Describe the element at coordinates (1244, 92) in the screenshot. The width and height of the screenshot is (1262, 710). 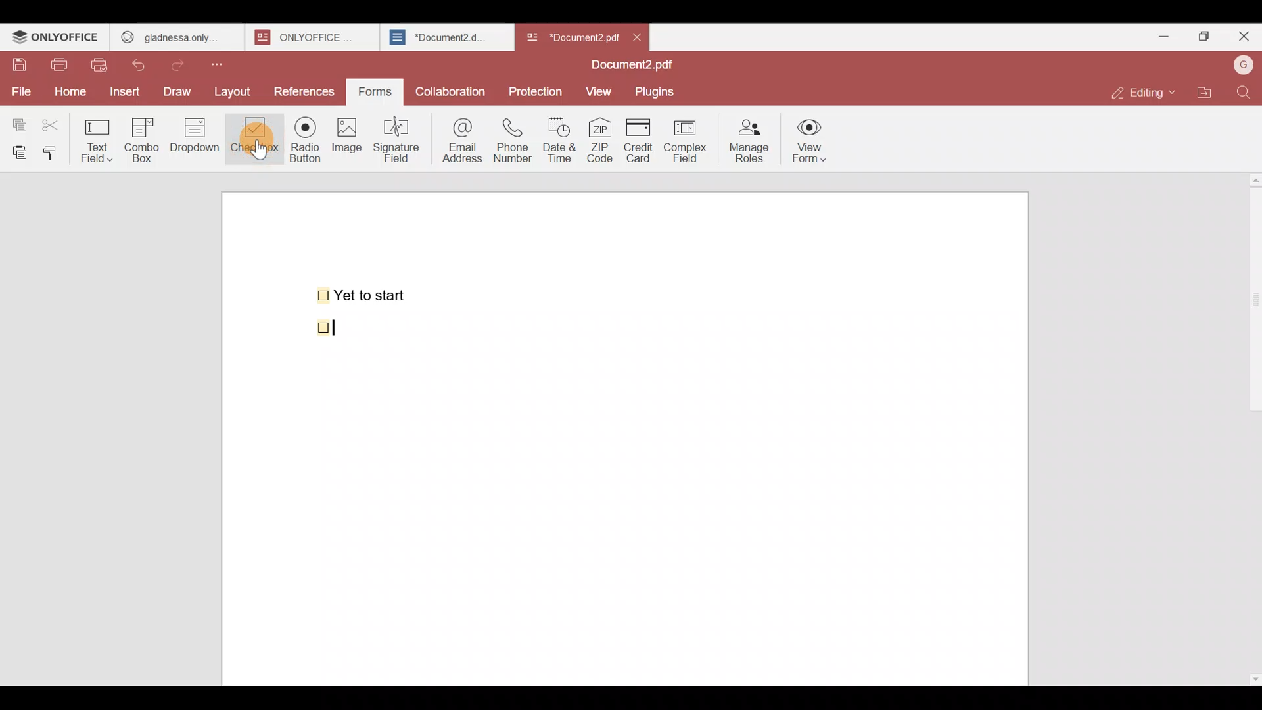
I see `Find` at that location.